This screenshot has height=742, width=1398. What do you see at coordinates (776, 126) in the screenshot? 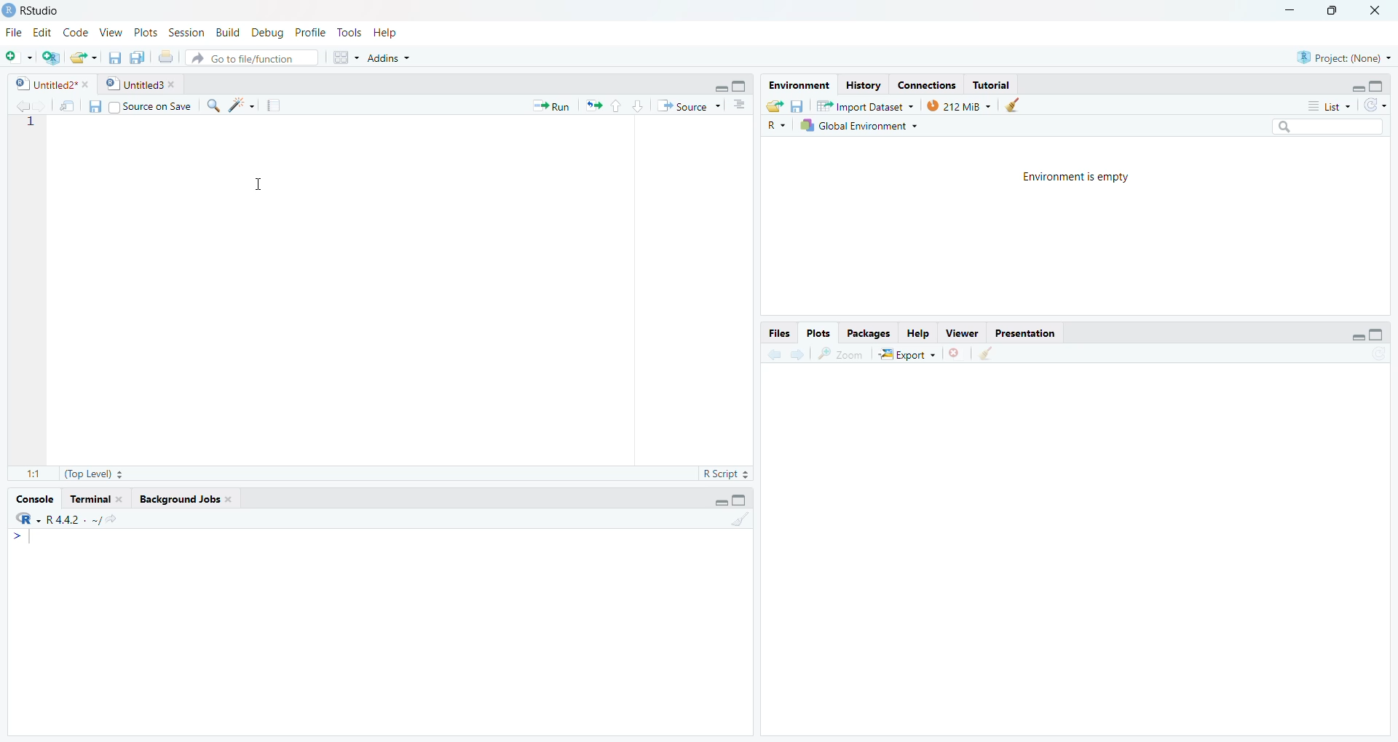
I see `R` at bounding box center [776, 126].